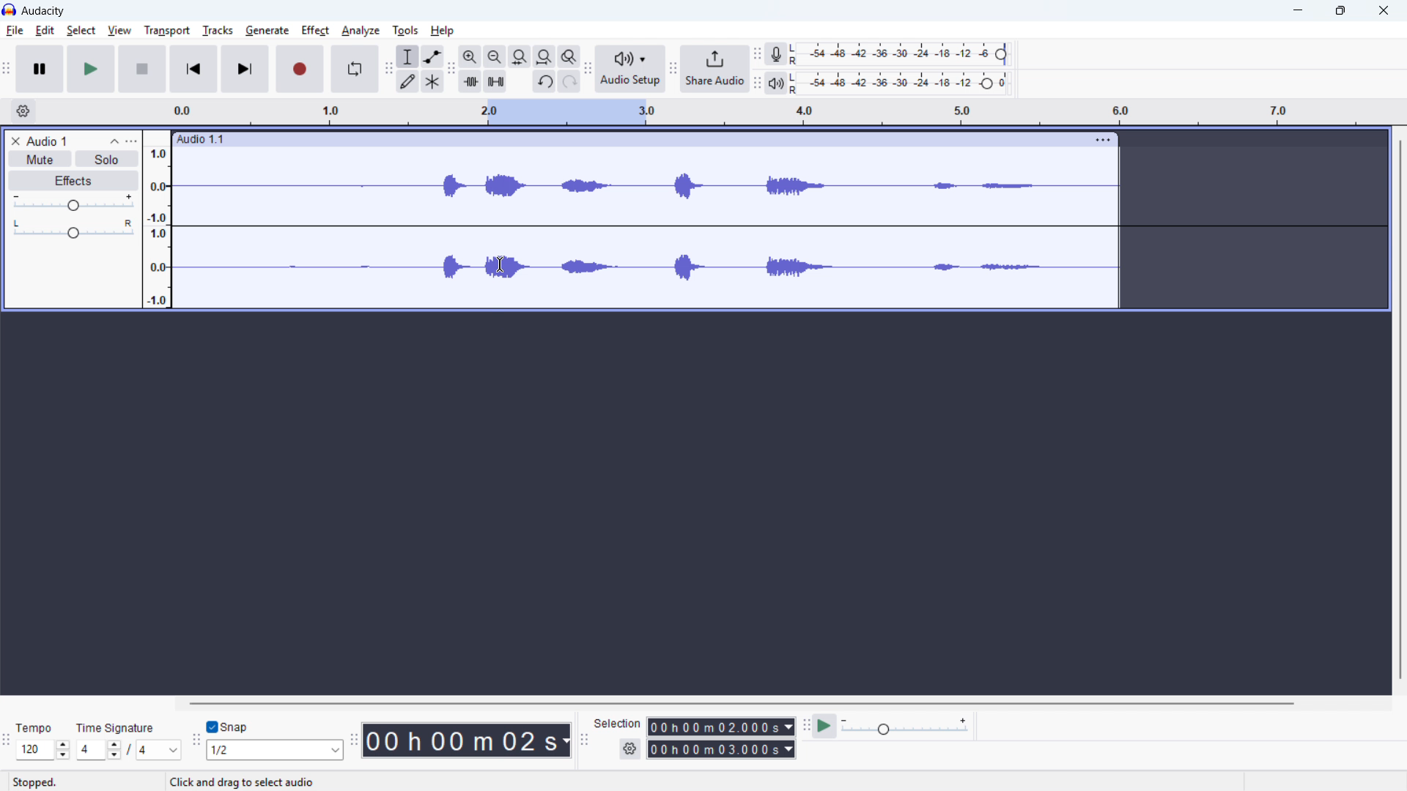  I want to click on Set snapping, so click(276, 750).